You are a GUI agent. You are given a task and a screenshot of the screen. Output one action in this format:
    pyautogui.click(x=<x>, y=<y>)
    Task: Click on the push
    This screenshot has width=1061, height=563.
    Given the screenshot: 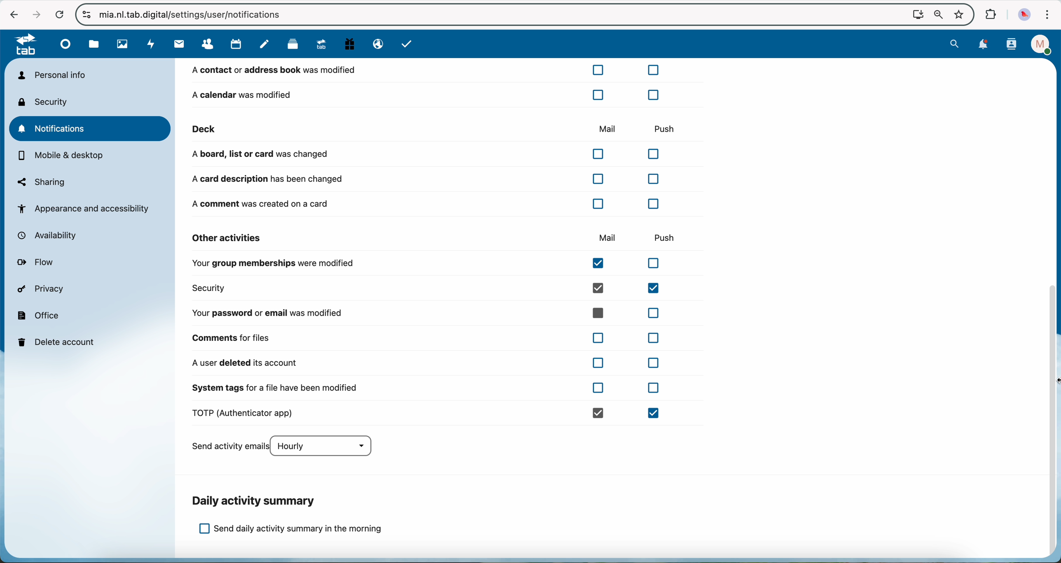 What is the action you would take?
    pyautogui.click(x=664, y=126)
    